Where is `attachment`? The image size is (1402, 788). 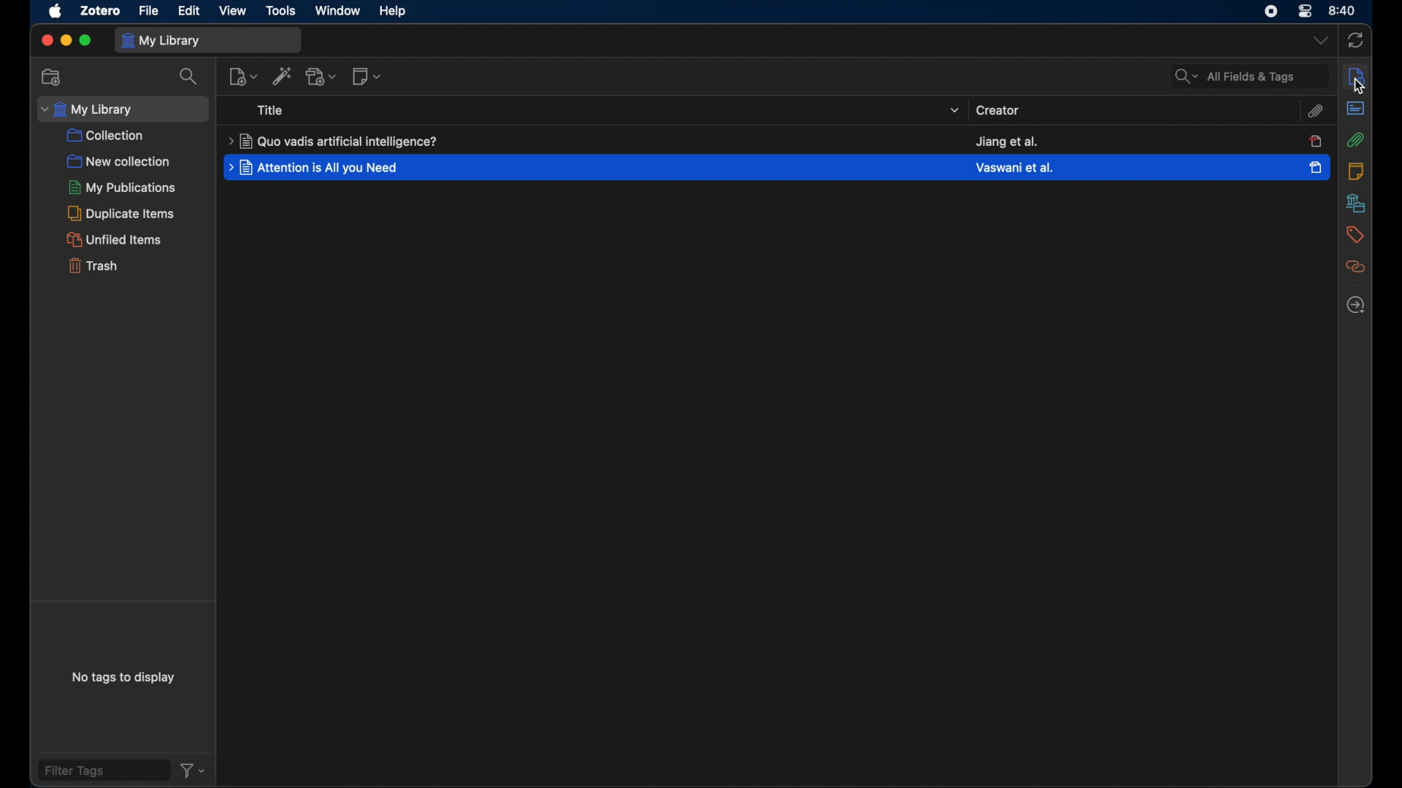
attachment is located at coordinates (1356, 139).